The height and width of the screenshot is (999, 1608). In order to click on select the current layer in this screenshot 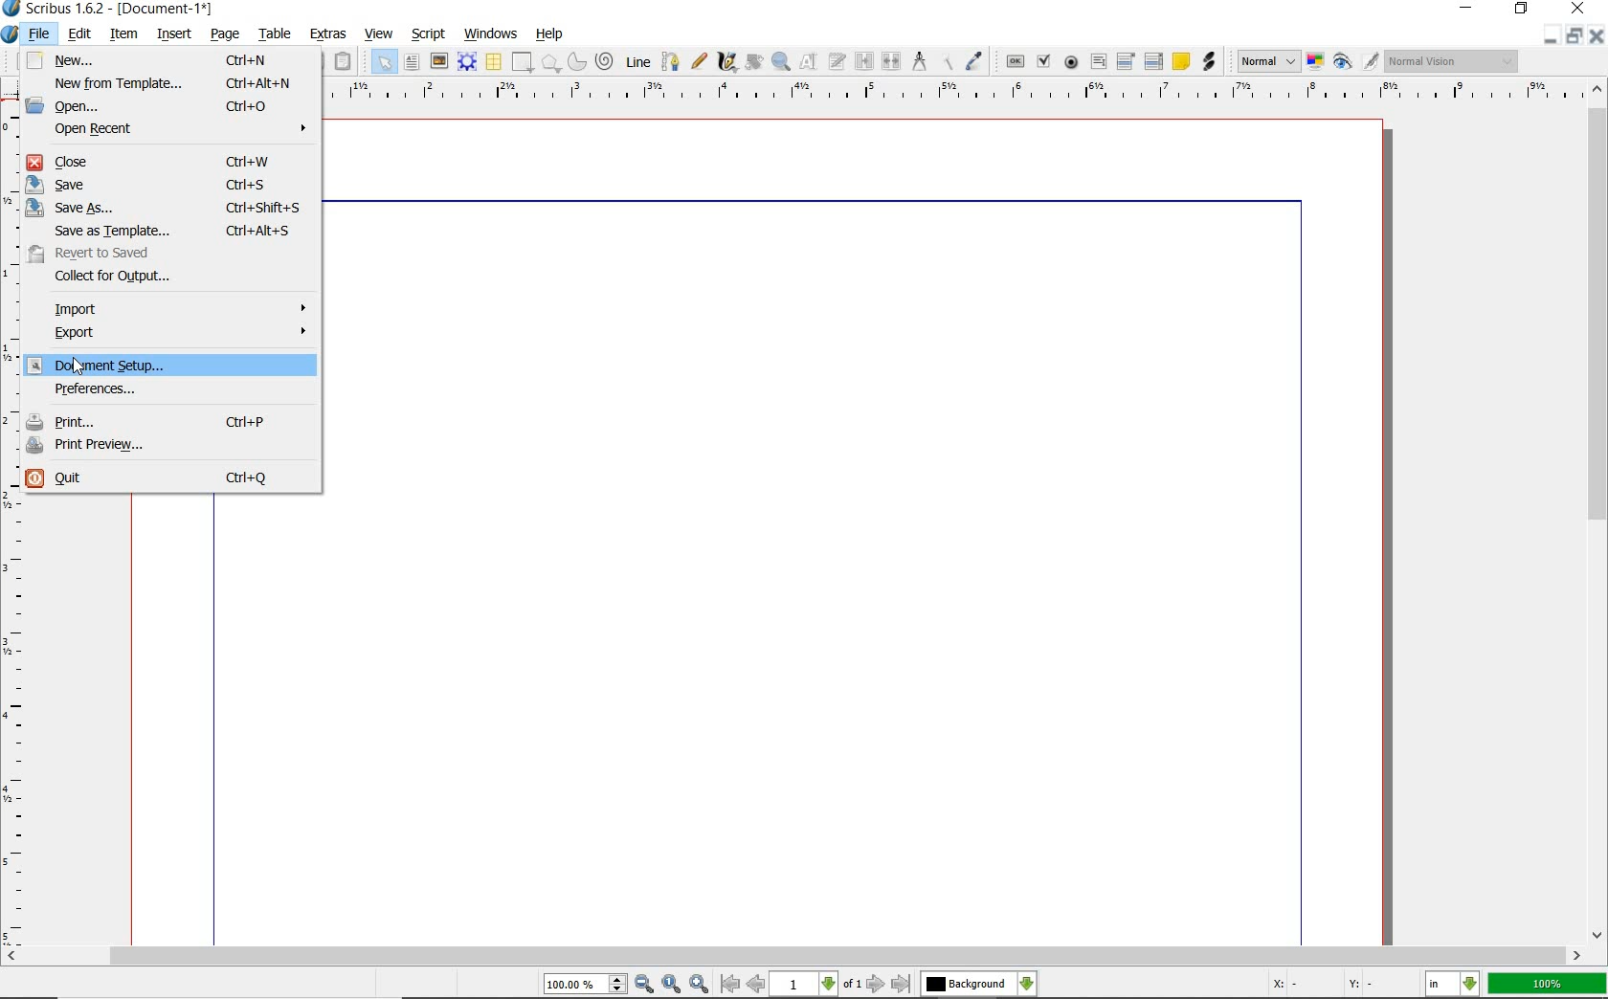, I will do `click(979, 984)`.